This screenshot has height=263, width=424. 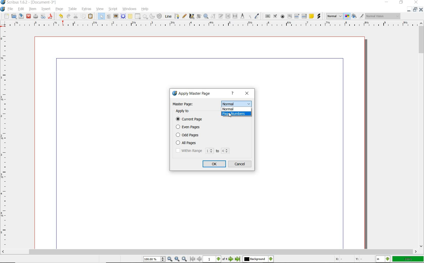 I want to click on Previous Page, so click(x=199, y=259).